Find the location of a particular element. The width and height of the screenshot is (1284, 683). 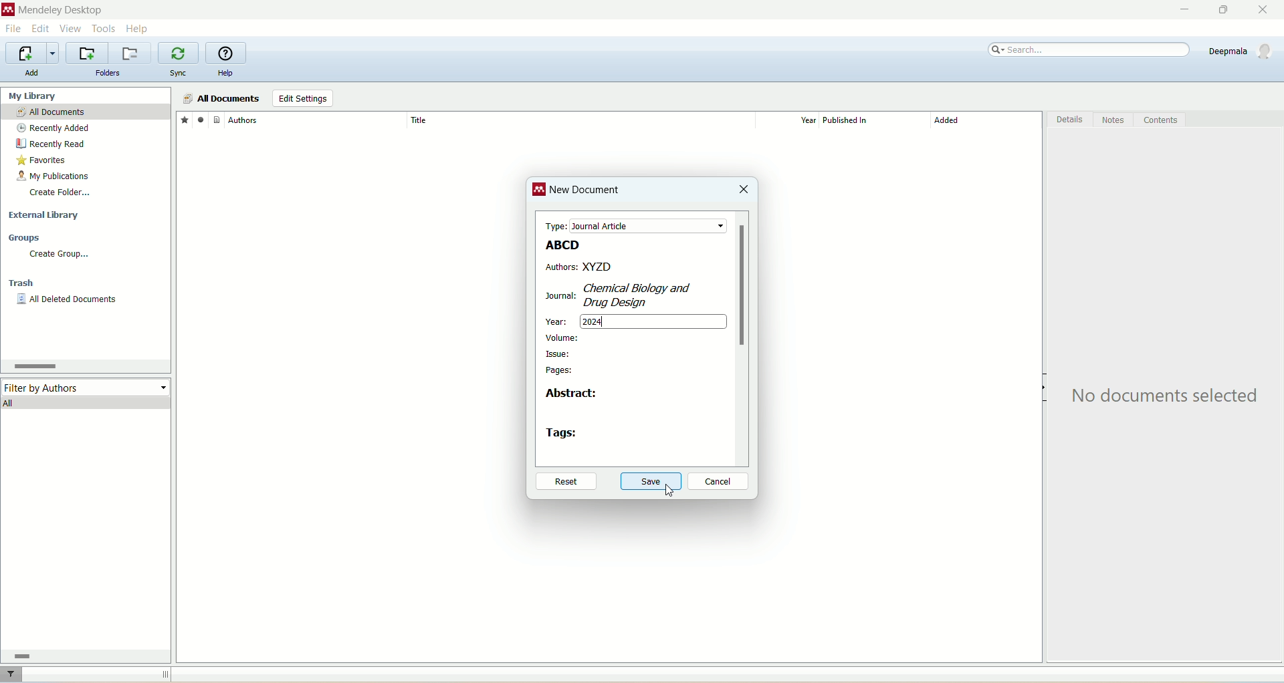

details is located at coordinates (1071, 122).